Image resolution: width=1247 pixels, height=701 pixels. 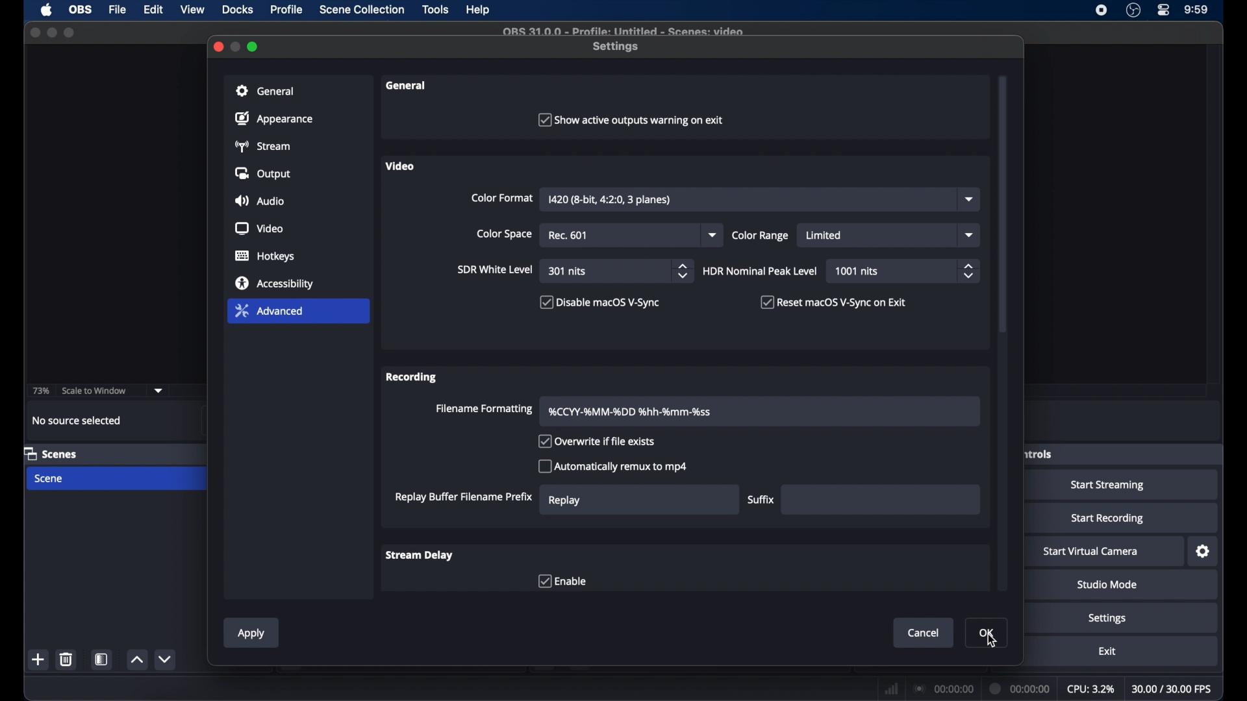 I want to click on close, so click(x=34, y=32).